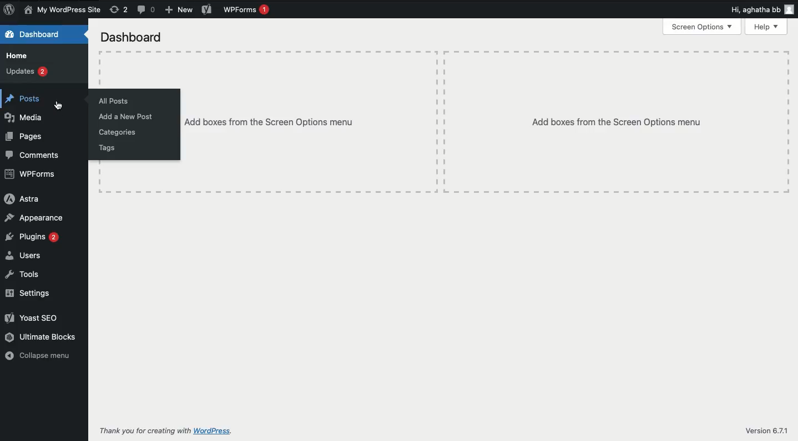 The width and height of the screenshot is (798, 441). What do you see at coordinates (113, 102) in the screenshot?
I see `All posts` at bounding box center [113, 102].